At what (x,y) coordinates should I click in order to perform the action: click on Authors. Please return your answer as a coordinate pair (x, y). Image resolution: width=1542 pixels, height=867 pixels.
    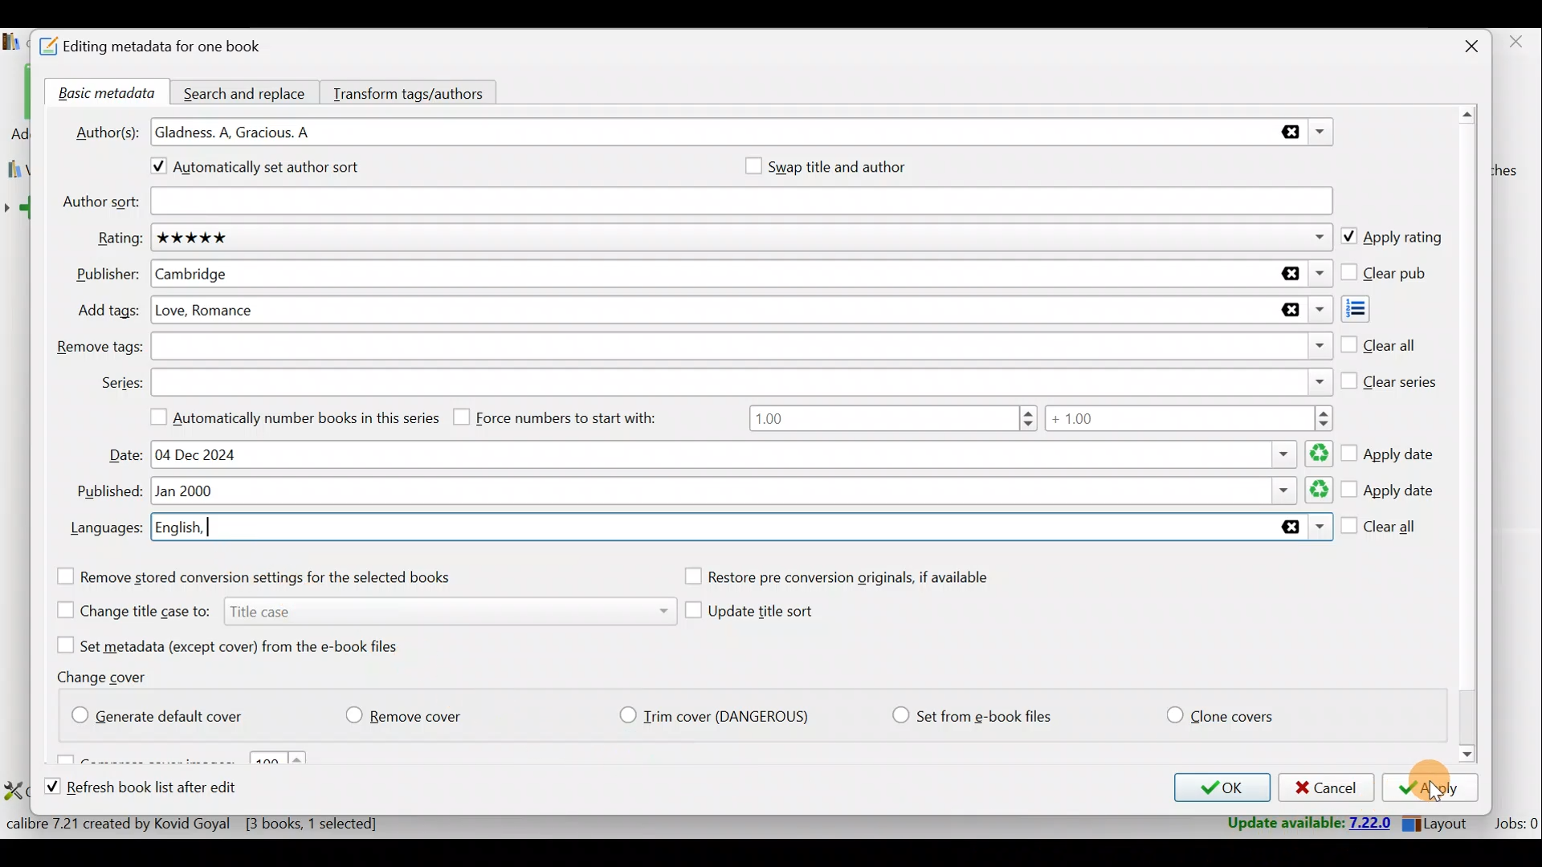
    Looking at the image, I should click on (744, 133).